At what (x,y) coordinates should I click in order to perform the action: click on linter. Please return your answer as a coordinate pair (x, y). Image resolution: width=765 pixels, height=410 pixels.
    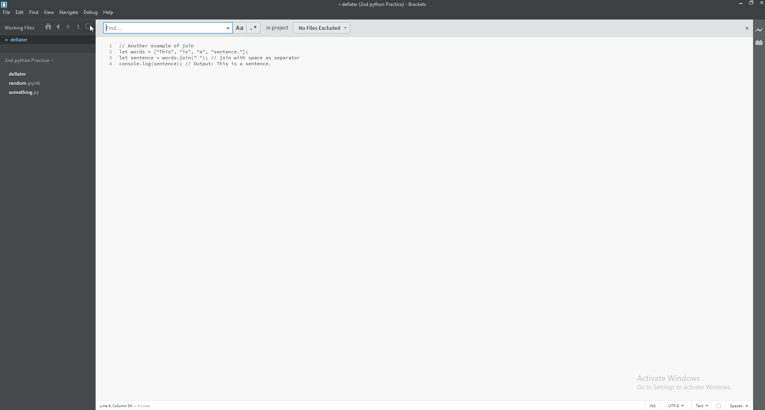
    Looking at the image, I should click on (719, 406).